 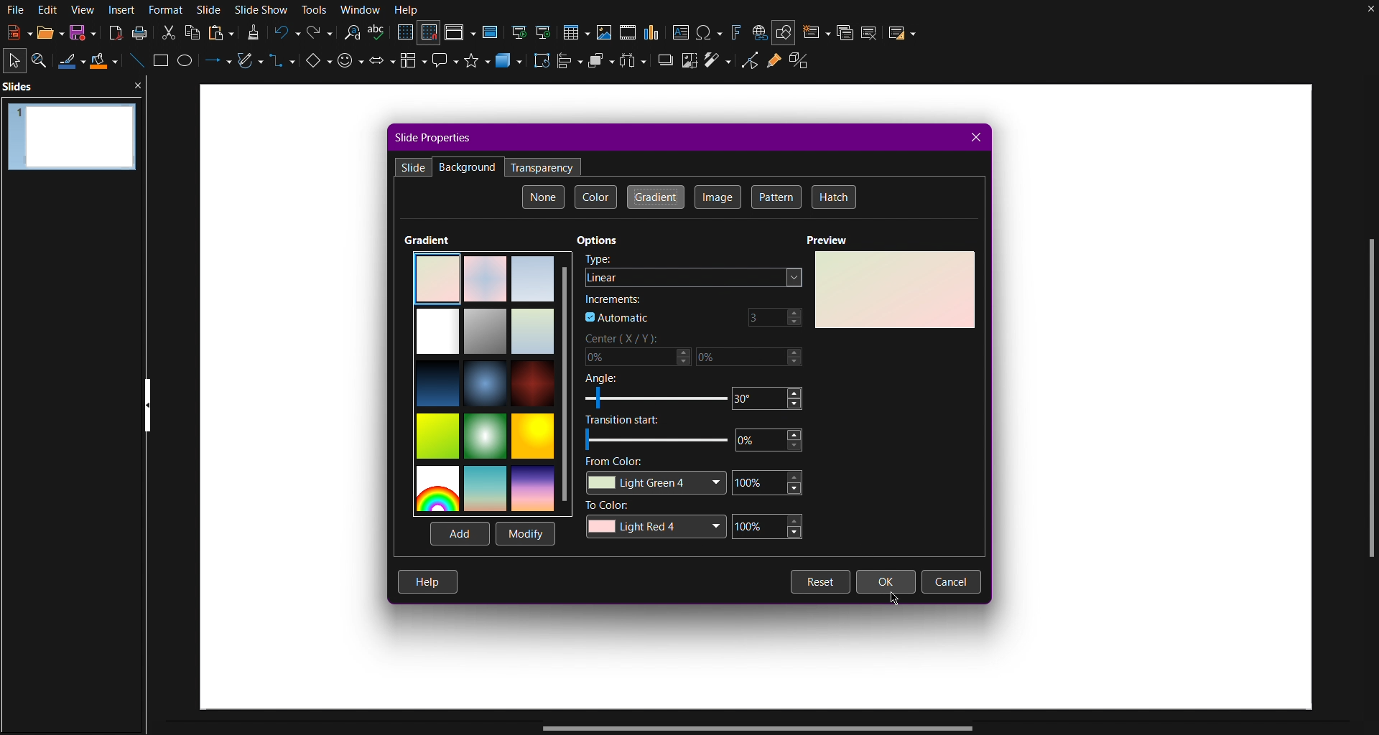 I want to click on From Color, so click(x=698, y=477).